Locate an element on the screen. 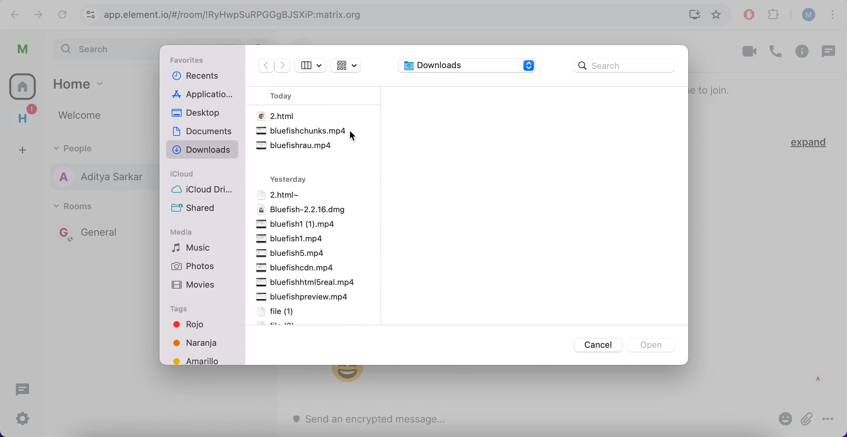 The image size is (847, 437). undo is located at coordinates (18, 15).